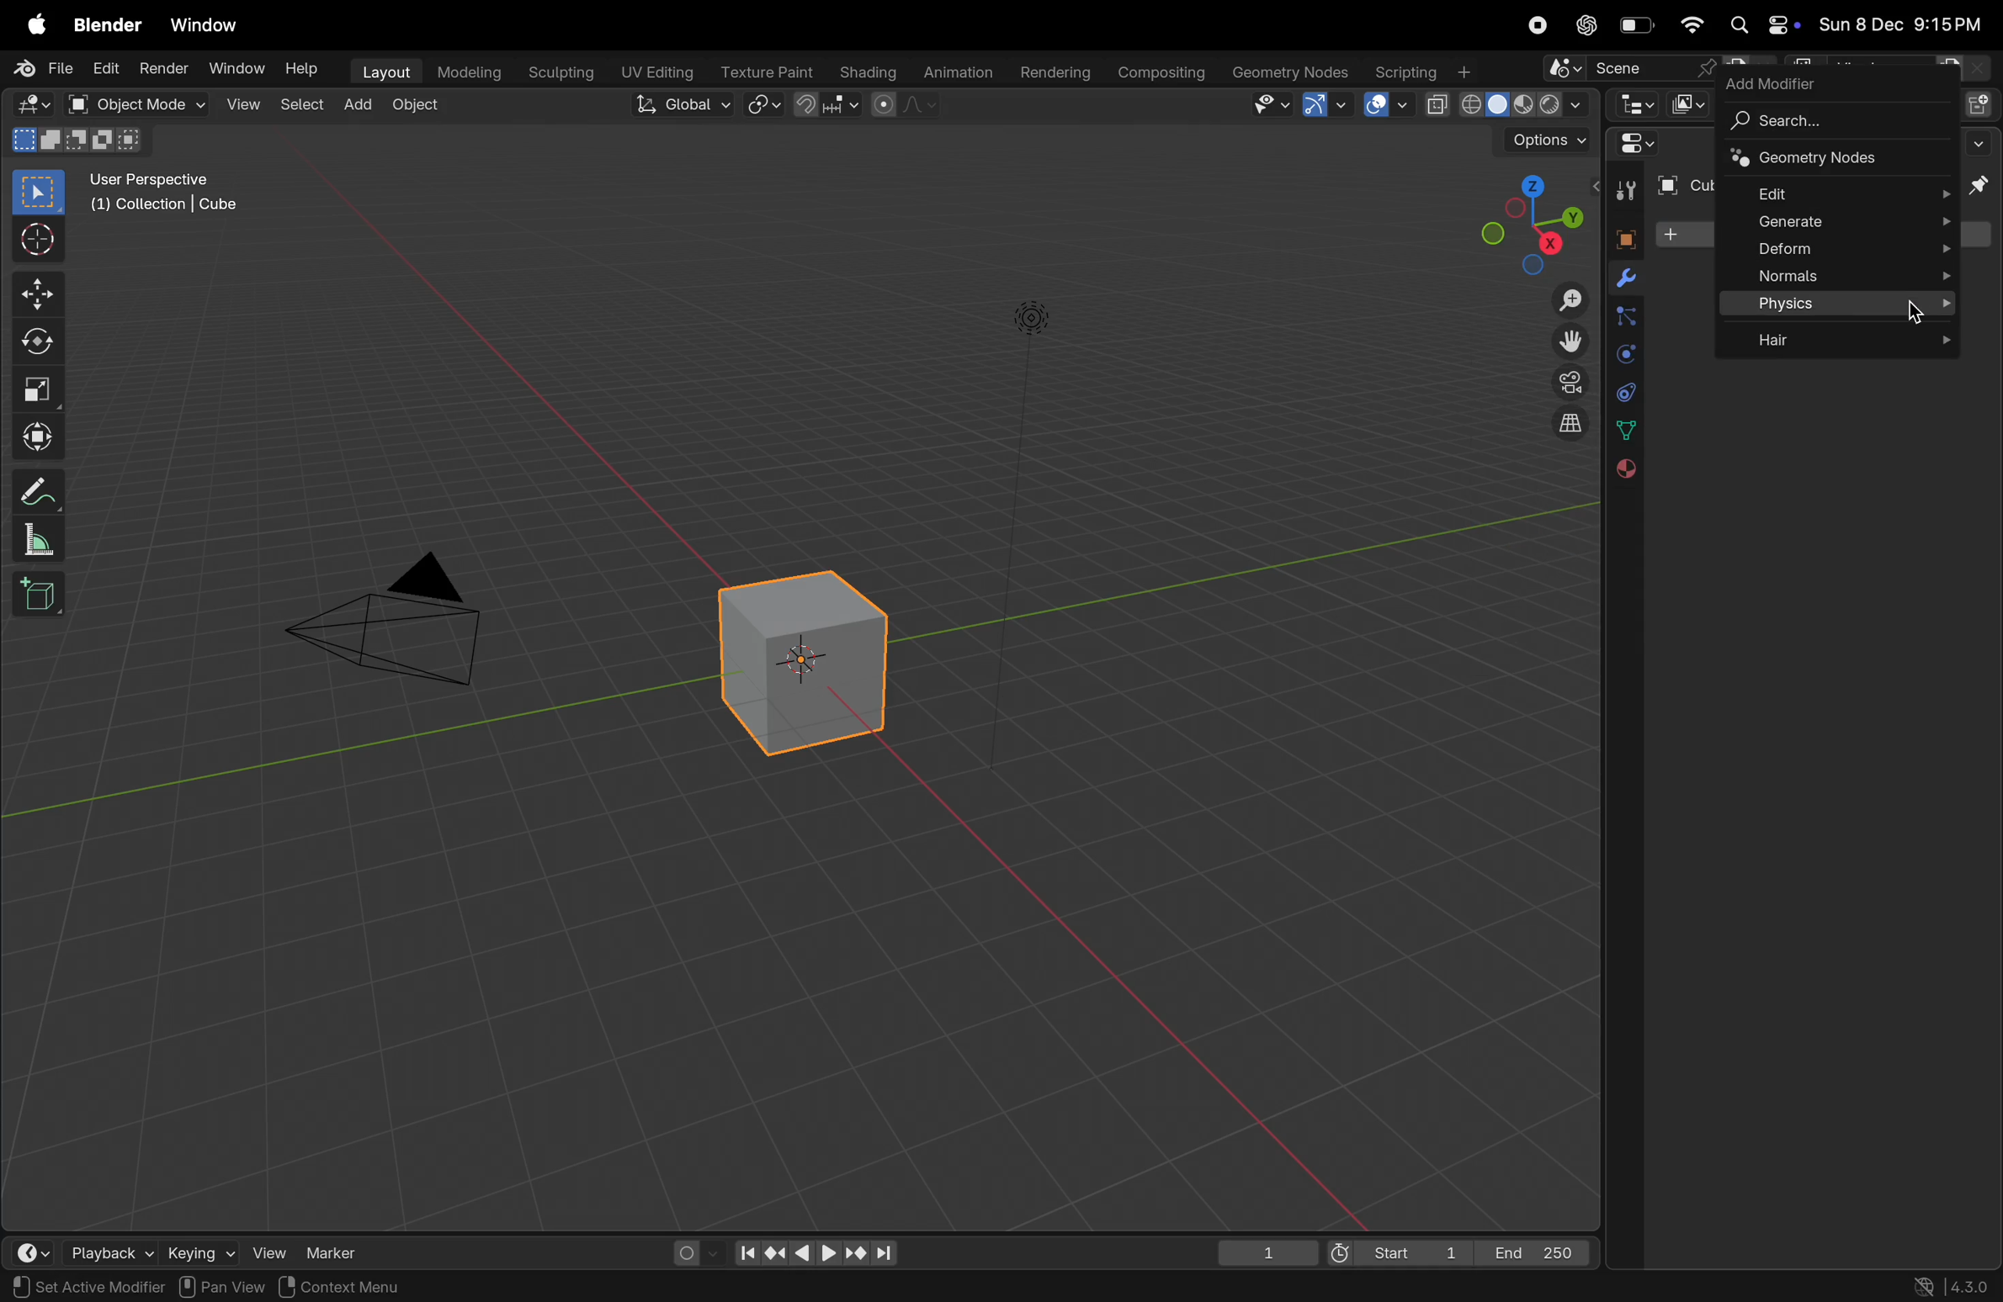 This screenshot has height=1302, width=2003. Describe the element at coordinates (1843, 337) in the screenshot. I see `Hair` at that location.